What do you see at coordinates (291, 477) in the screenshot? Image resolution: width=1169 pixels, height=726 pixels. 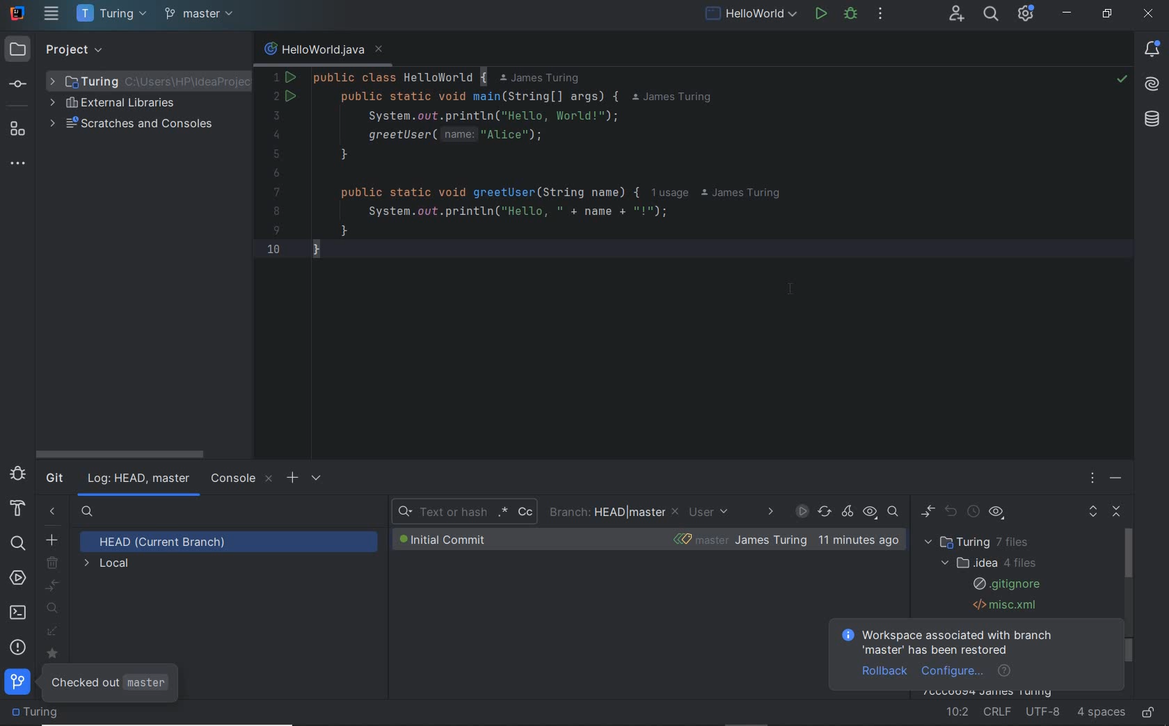 I see `OPEN NEW GIT LOG TAB` at bounding box center [291, 477].